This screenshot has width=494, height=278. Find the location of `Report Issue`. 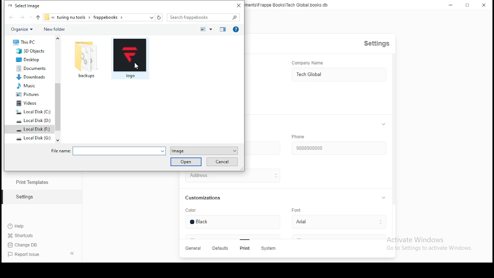

Report Issue is located at coordinates (24, 256).